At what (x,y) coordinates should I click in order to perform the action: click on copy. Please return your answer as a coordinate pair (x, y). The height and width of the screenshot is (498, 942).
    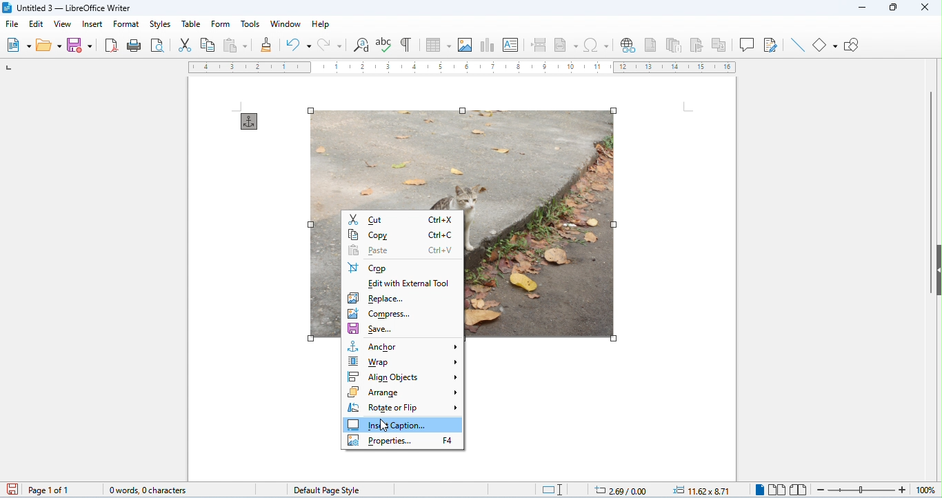
    Looking at the image, I should click on (208, 46).